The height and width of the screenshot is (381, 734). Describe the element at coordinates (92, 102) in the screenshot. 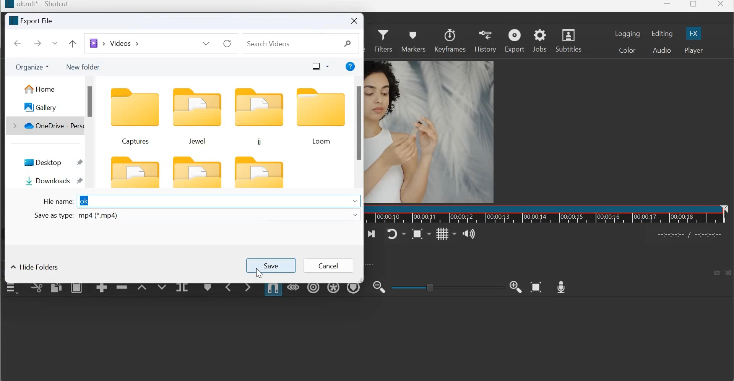

I see `scroll bar` at that location.